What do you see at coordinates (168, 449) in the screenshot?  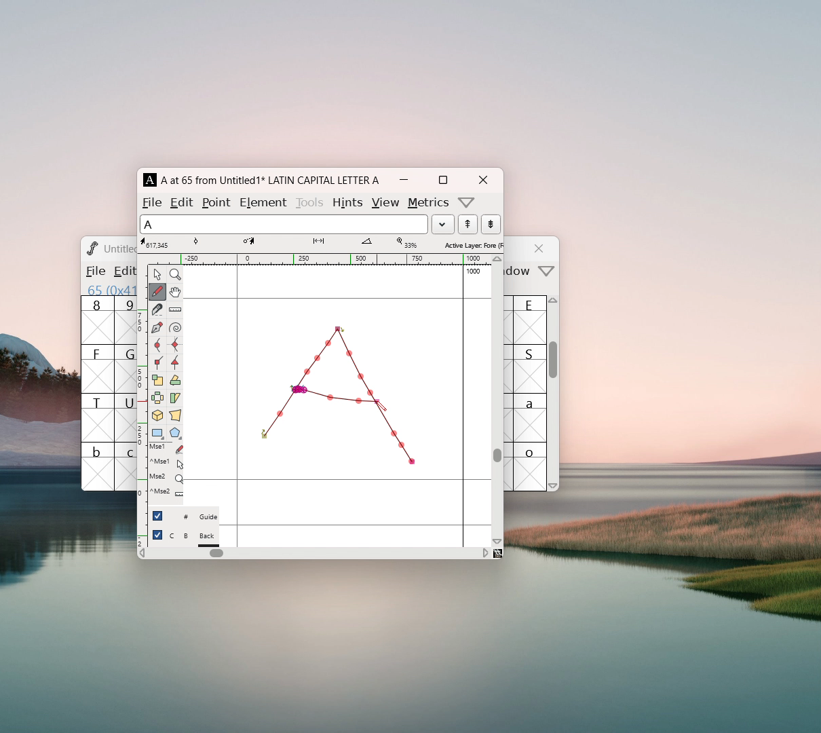 I see `Mse1` at bounding box center [168, 449].